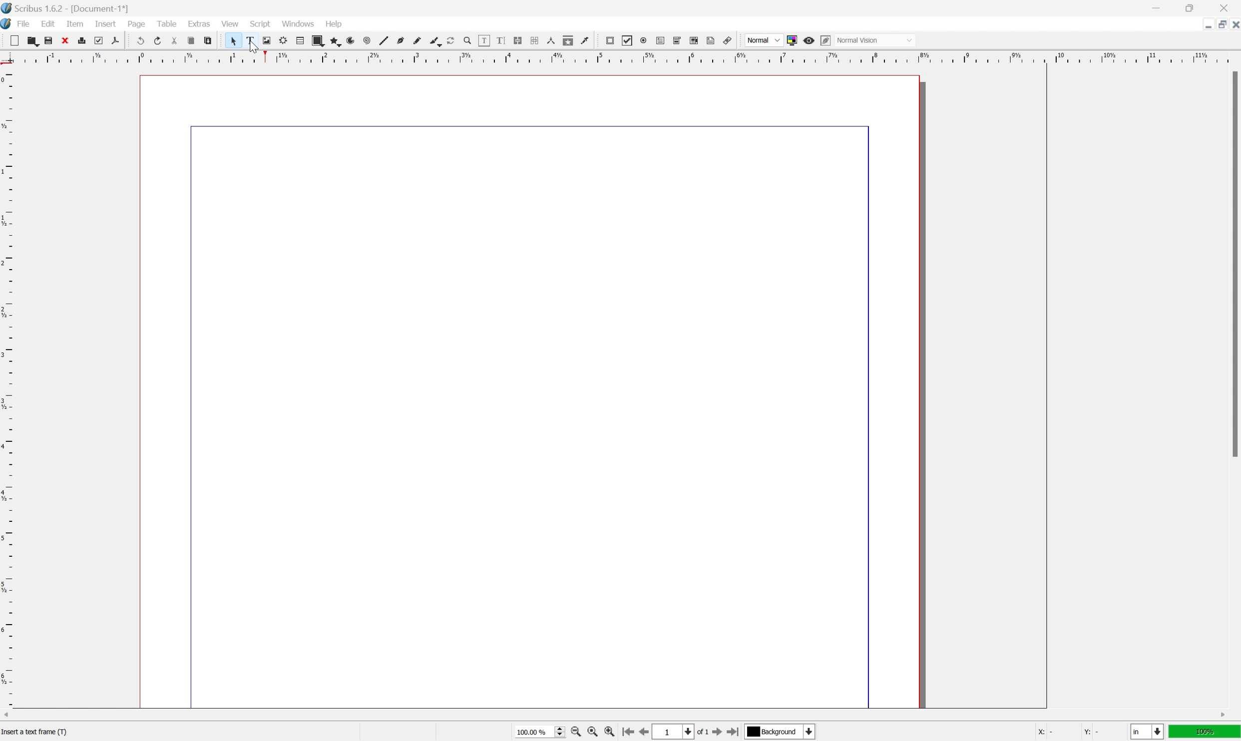 This screenshot has width=1241, height=741. I want to click on bezier curve, so click(435, 42).